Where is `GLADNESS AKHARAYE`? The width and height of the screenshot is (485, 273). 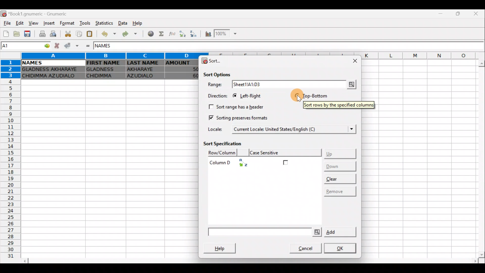 GLADNESS AKHARAYE is located at coordinates (51, 70).